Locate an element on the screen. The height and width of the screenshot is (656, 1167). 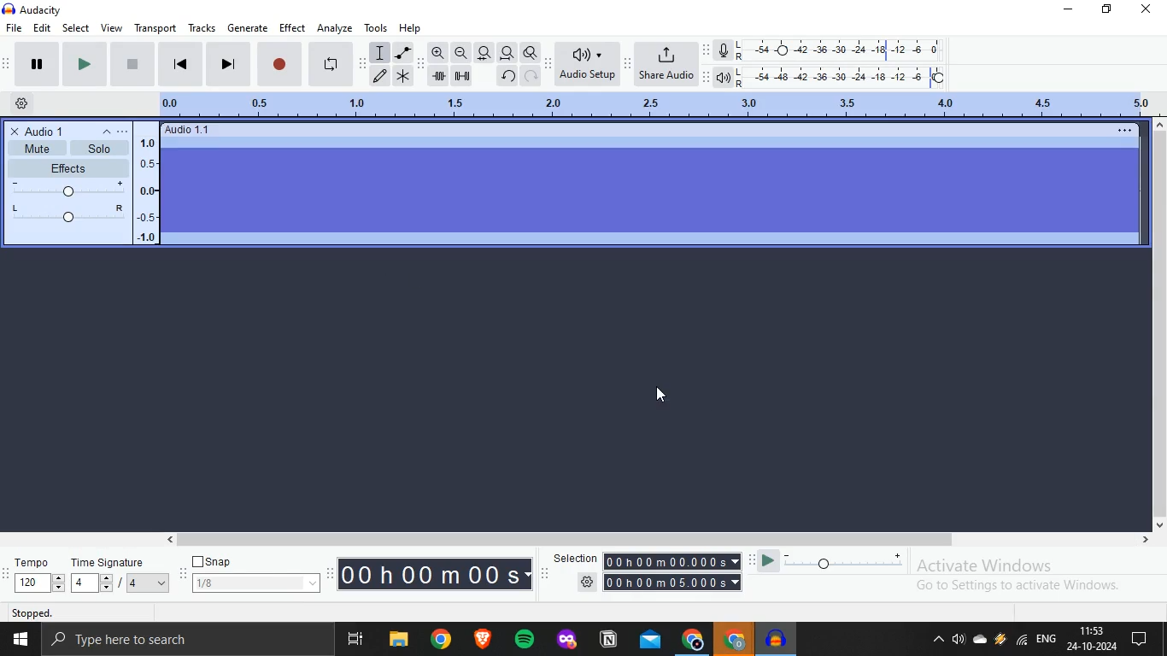
Settings is located at coordinates (655, 583).